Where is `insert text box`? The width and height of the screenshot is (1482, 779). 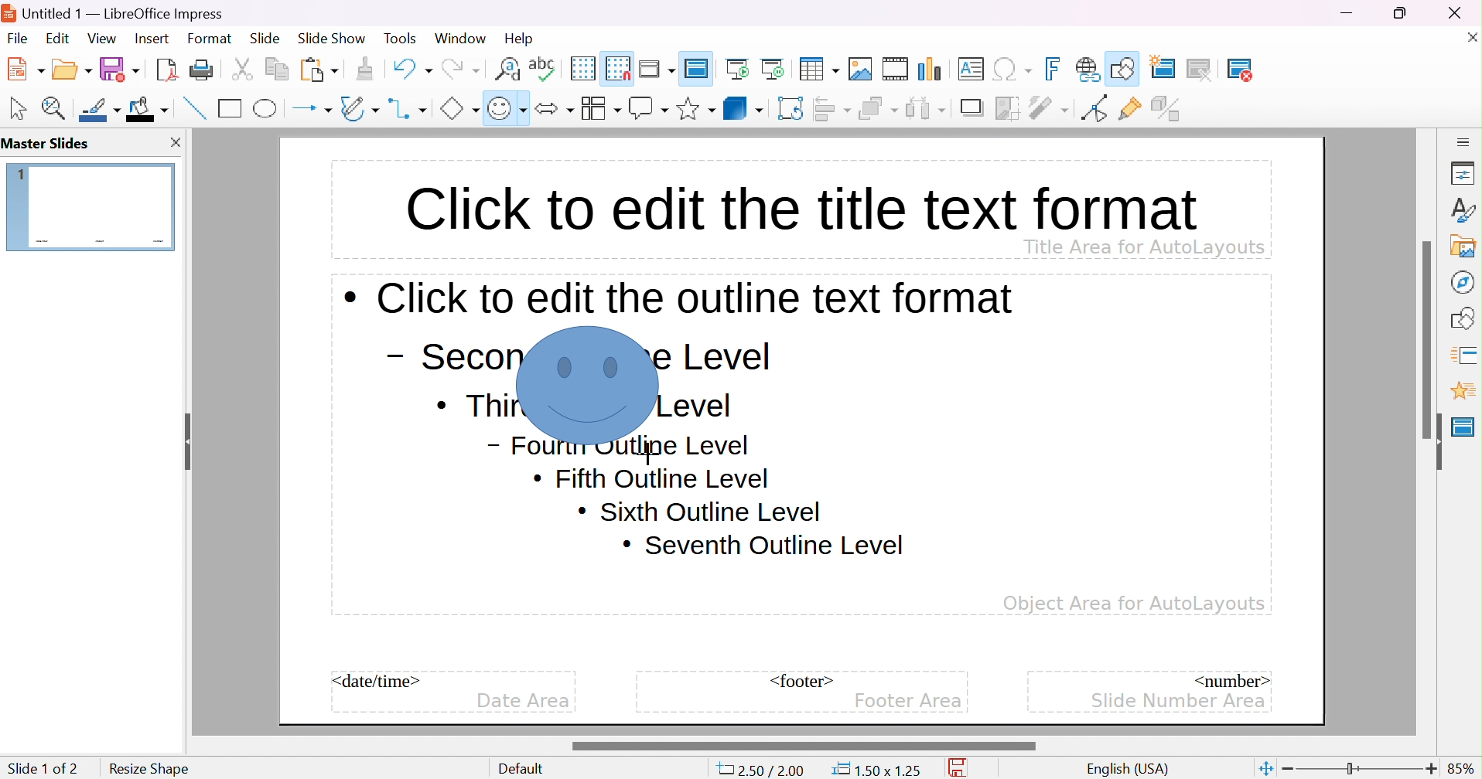
insert text box is located at coordinates (970, 68).